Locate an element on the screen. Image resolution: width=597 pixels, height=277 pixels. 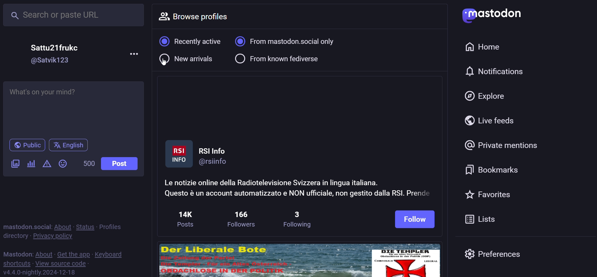
about is located at coordinates (44, 254).